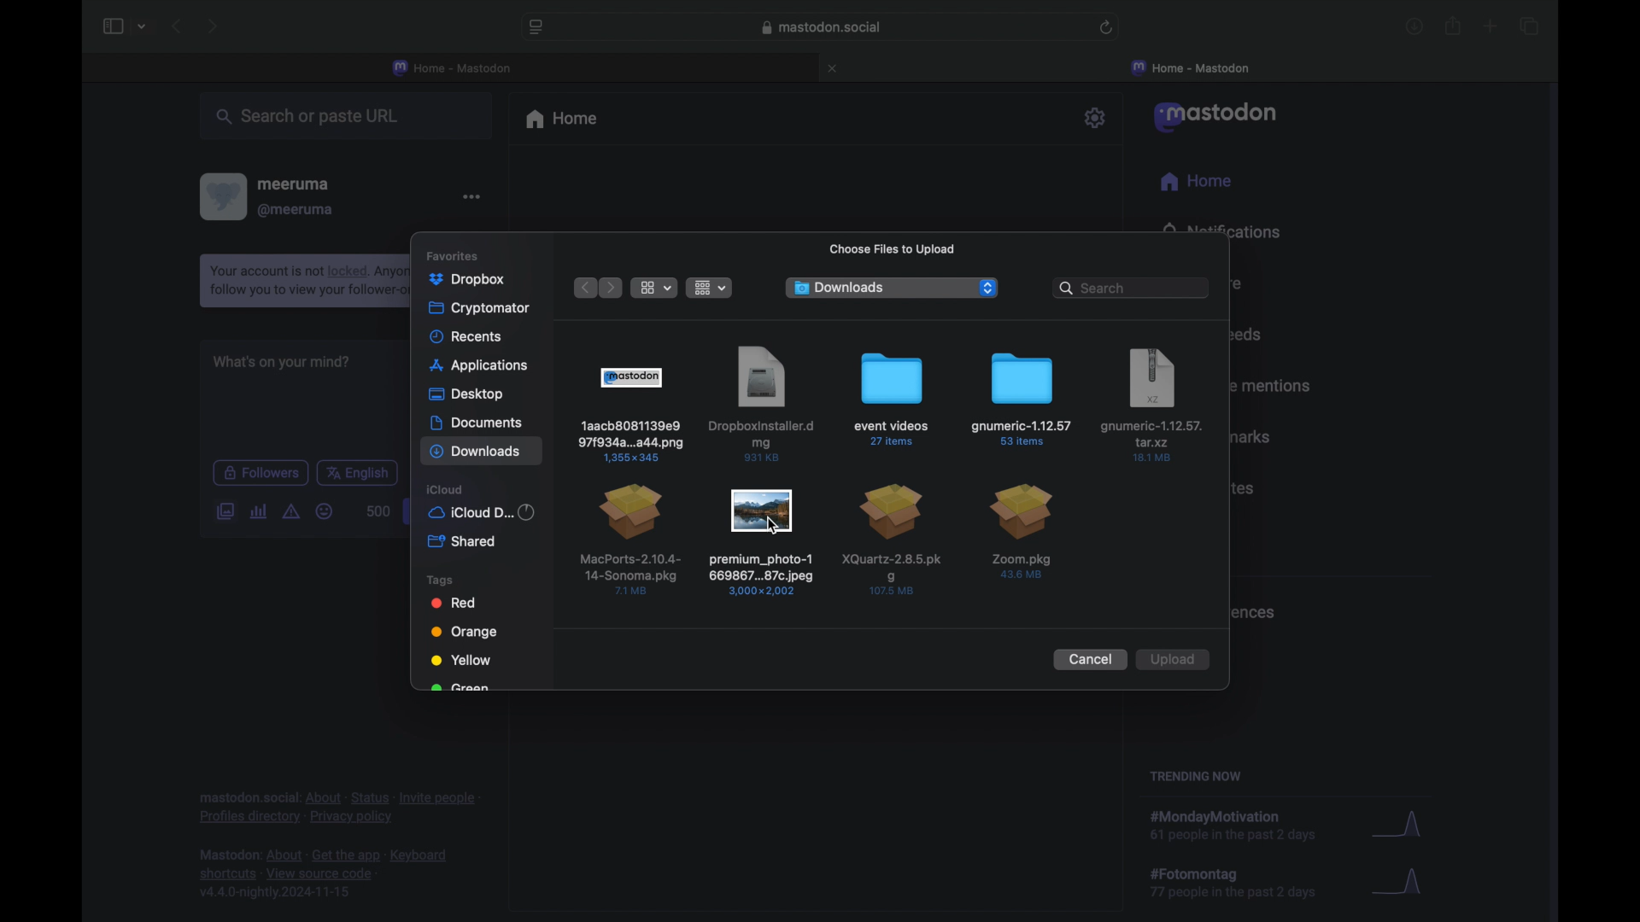  Describe the element at coordinates (358, 474) in the screenshot. I see `english` at that location.